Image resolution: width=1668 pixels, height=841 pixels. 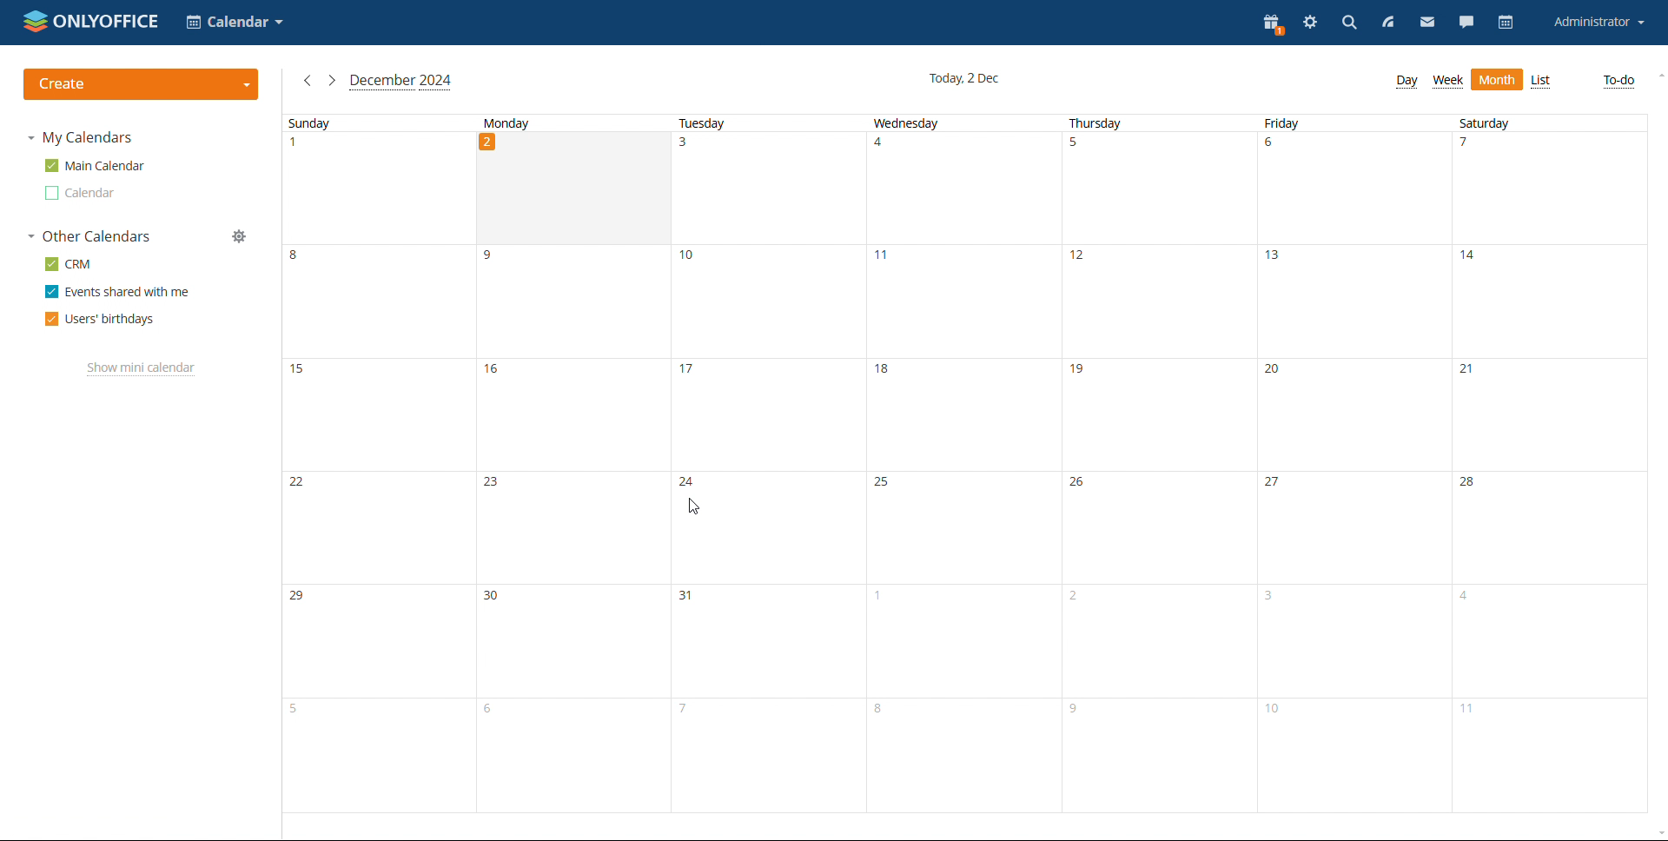 I want to click on 31, so click(x=690, y=597).